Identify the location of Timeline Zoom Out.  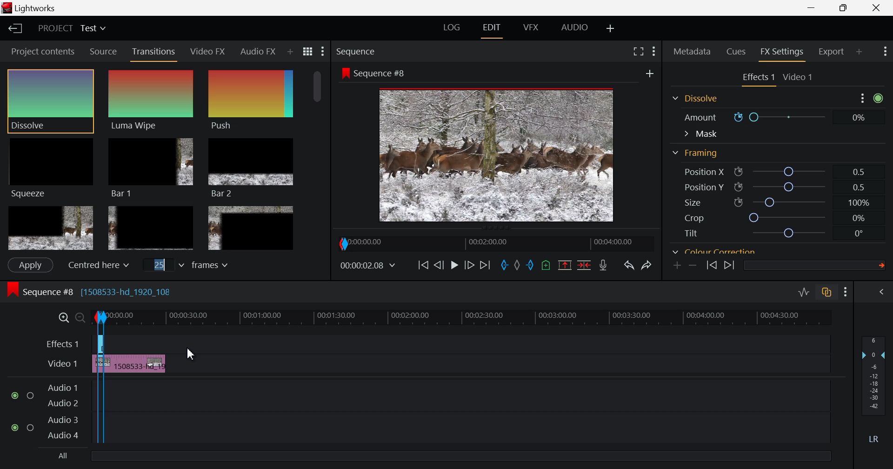
(78, 319).